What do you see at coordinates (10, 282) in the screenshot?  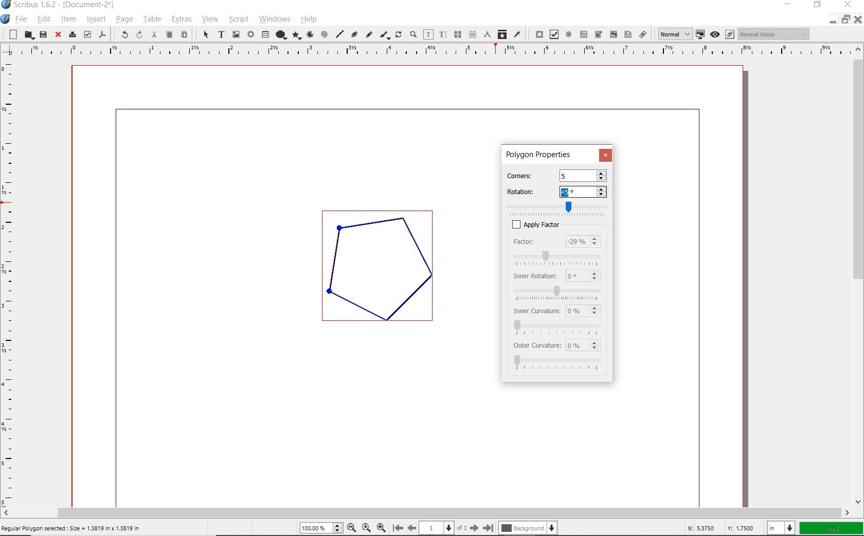 I see `ruler` at bounding box center [10, 282].